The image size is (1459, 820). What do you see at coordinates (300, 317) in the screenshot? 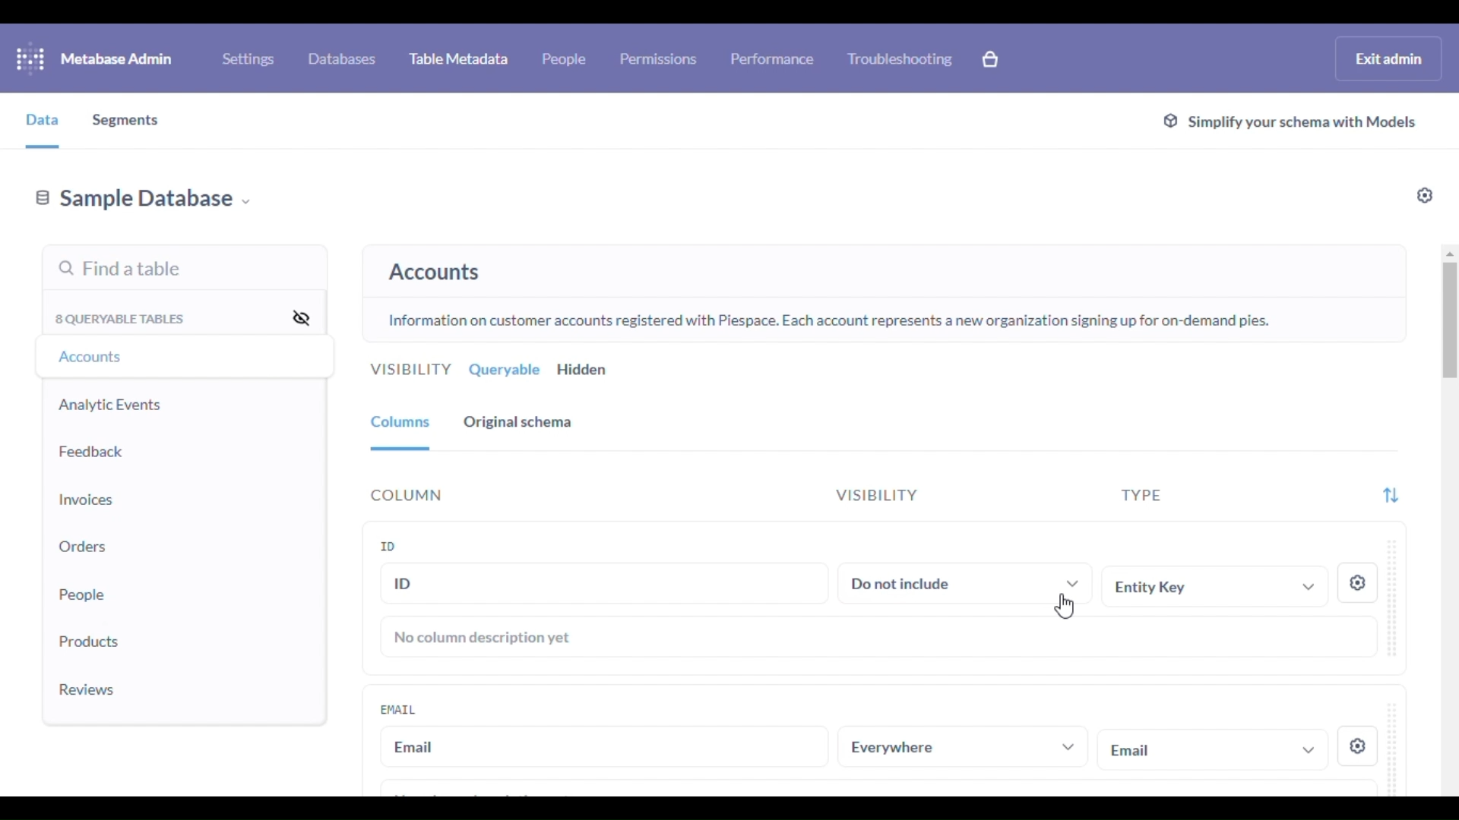
I see `hide all` at bounding box center [300, 317].